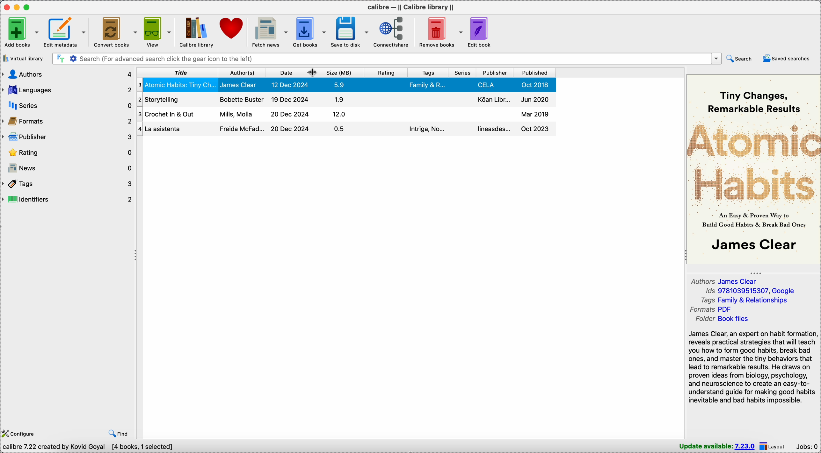 The image size is (821, 453). Describe the element at coordinates (723, 319) in the screenshot. I see `folder Book files` at that location.